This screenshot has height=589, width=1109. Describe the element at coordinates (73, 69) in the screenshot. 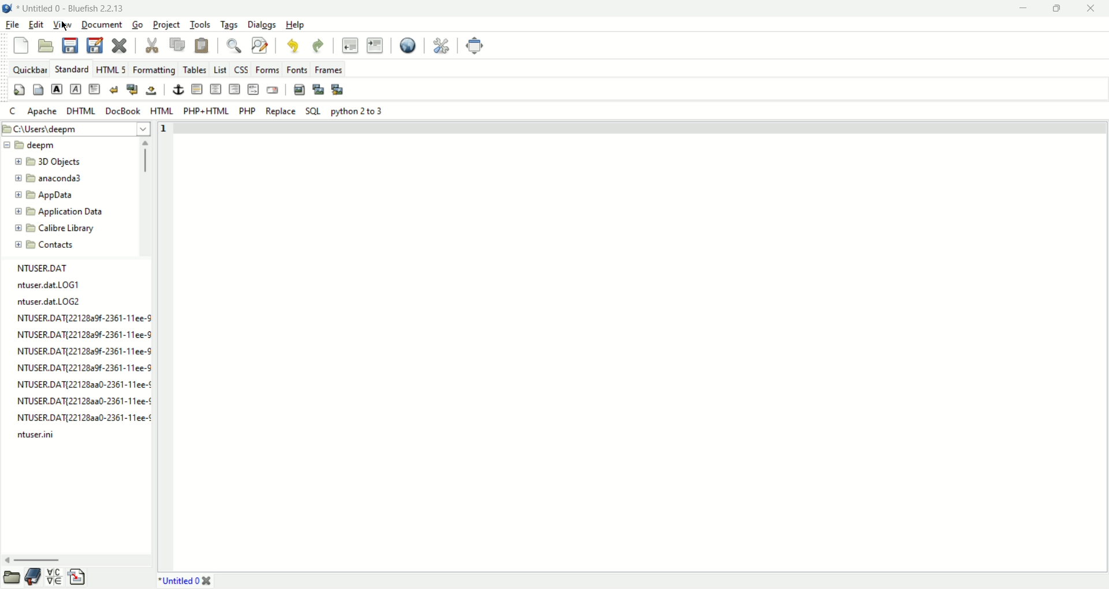

I see `standard` at that location.